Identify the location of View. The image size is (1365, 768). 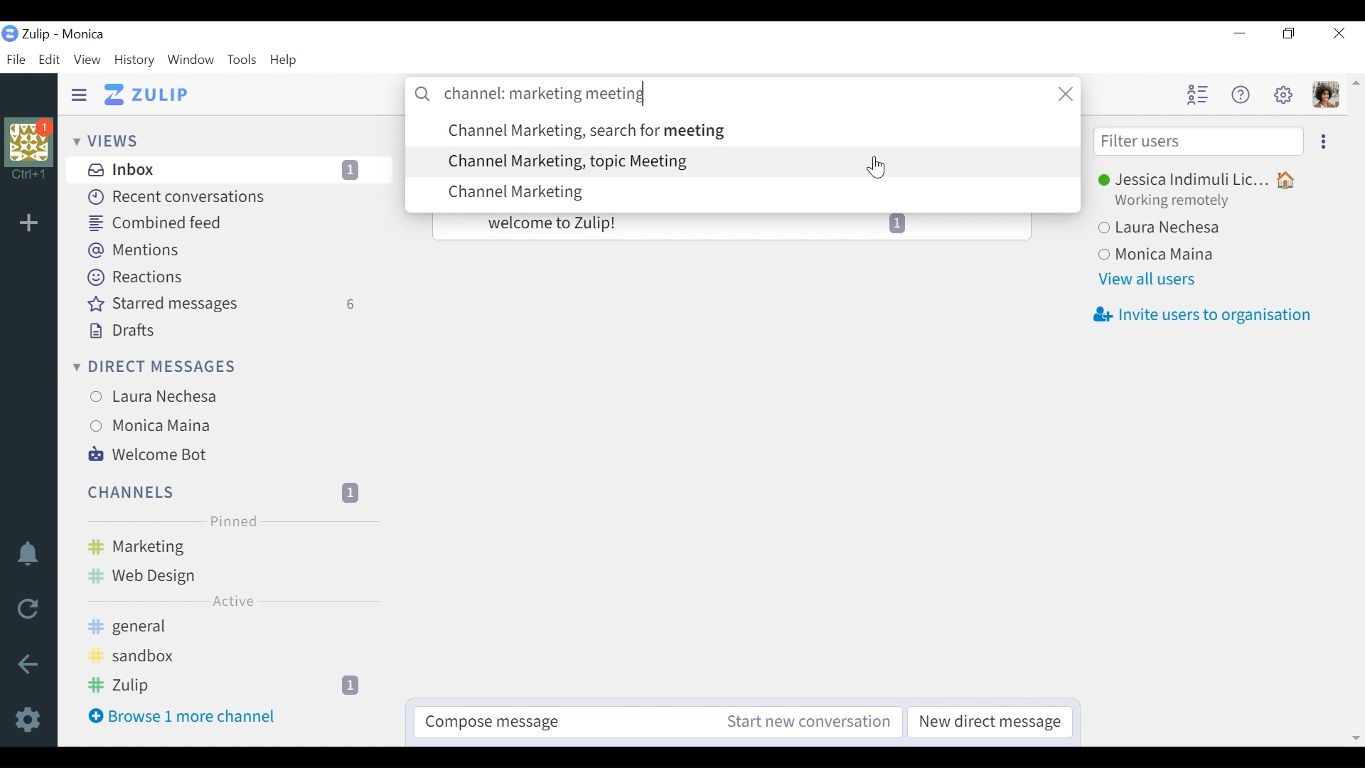
(88, 61).